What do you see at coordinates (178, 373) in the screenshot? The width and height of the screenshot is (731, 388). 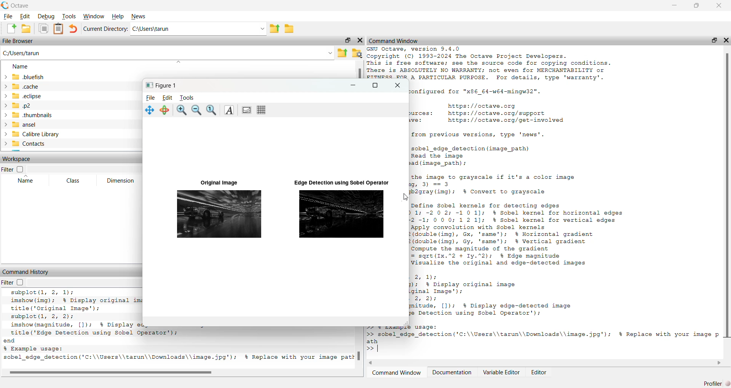 I see `horizontal scroll bar` at bounding box center [178, 373].